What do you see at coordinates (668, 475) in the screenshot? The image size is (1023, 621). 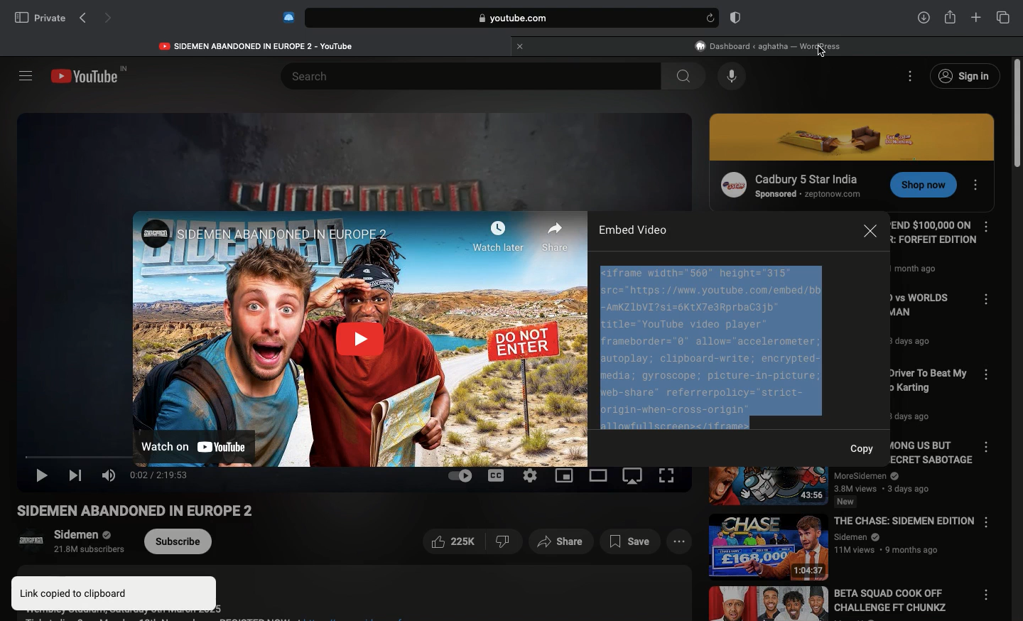 I see `Full screen` at bounding box center [668, 475].